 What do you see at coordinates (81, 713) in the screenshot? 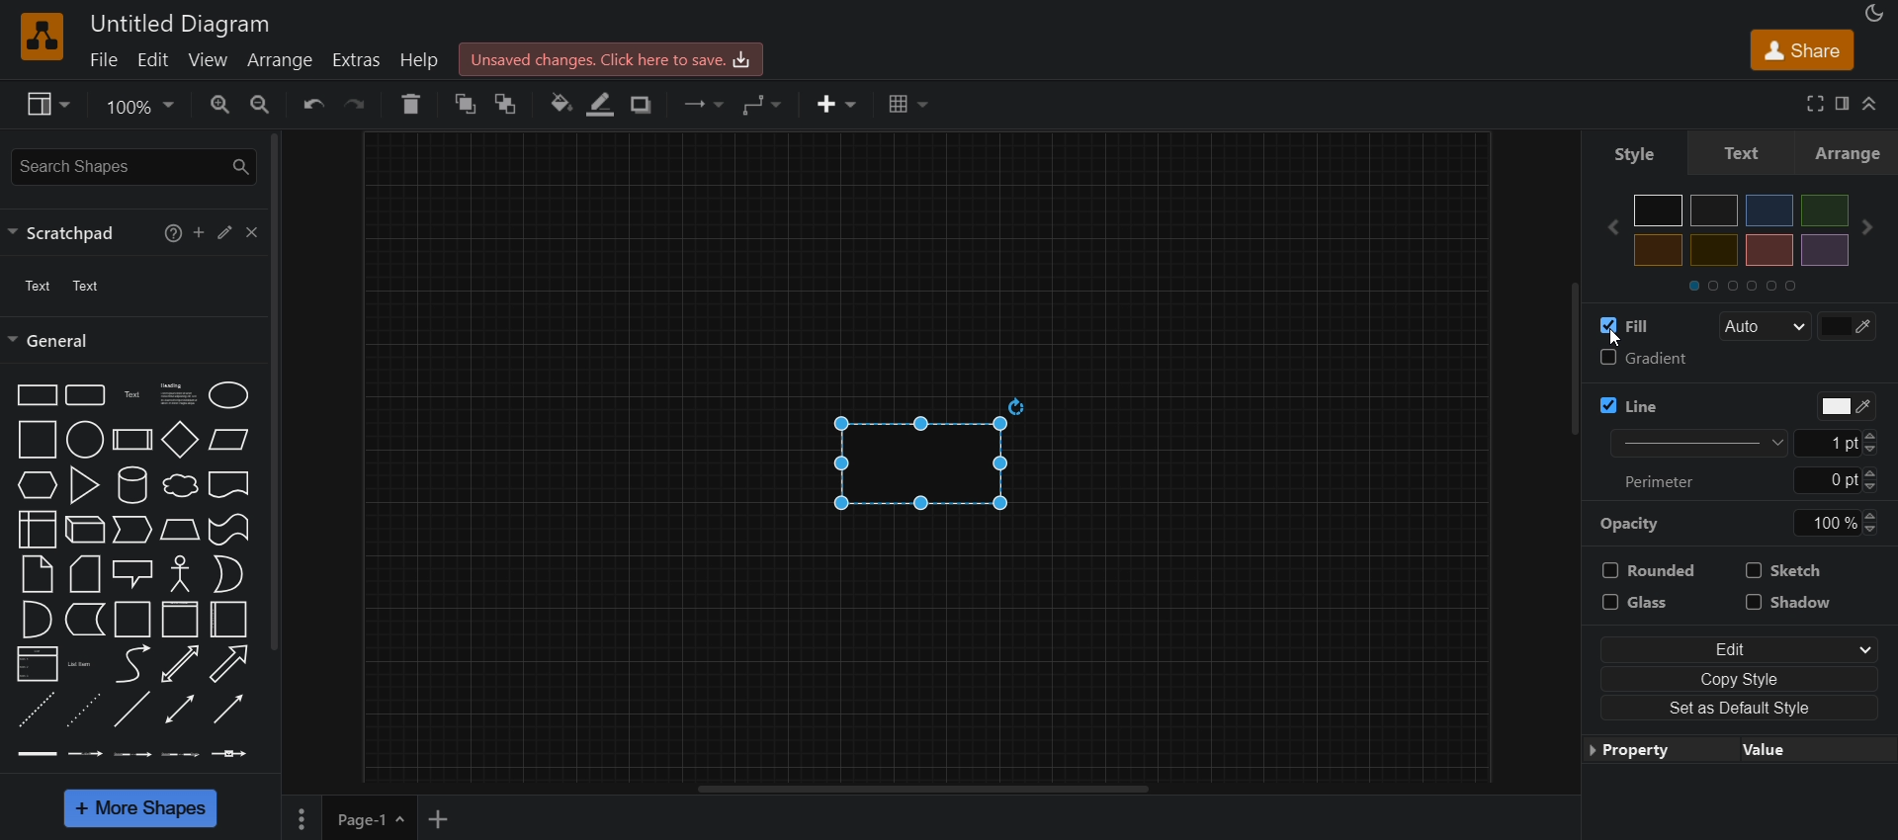
I see `dotted line` at bounding box center [81, 713].